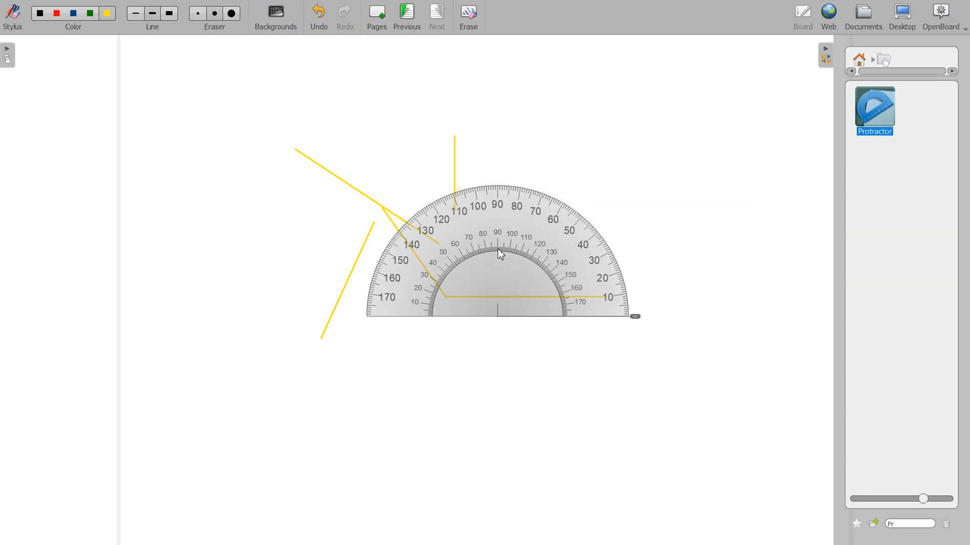  Describe the element at coordinates (947, 524) in the screenshot. I see `Delete` at that location.